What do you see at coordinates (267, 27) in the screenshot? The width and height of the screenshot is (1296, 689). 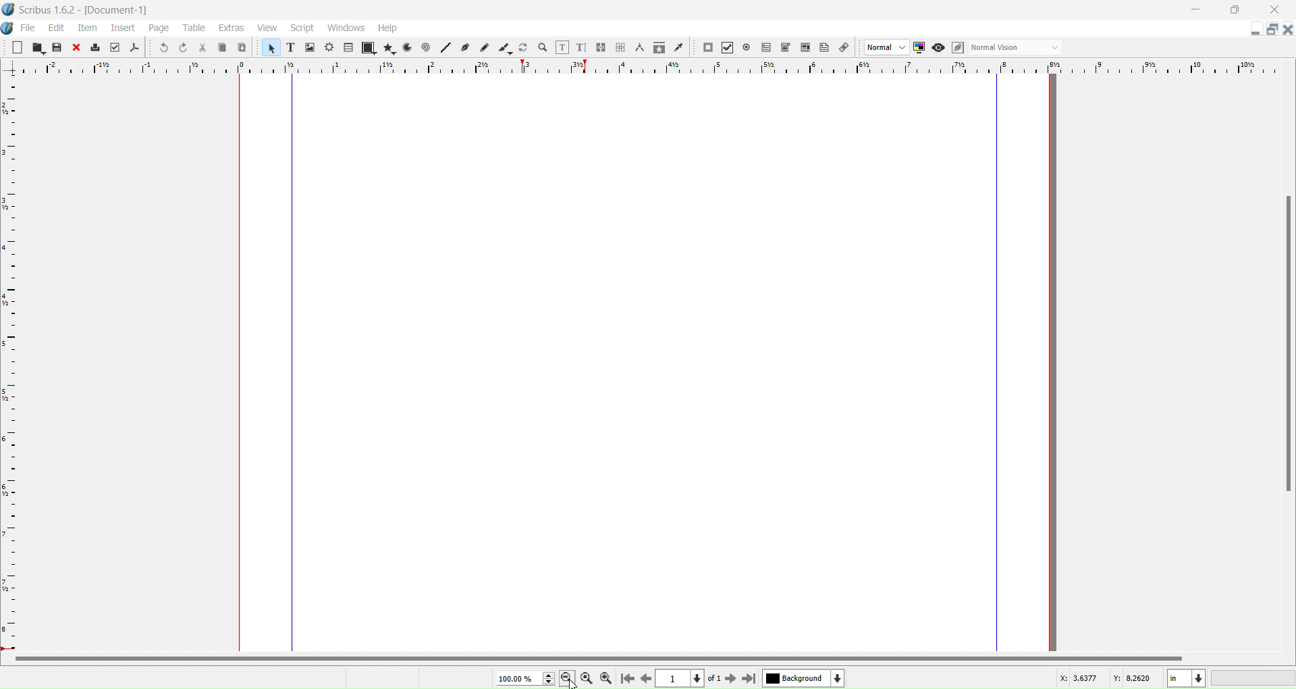 I see `View` at bounding box center [267, 27].